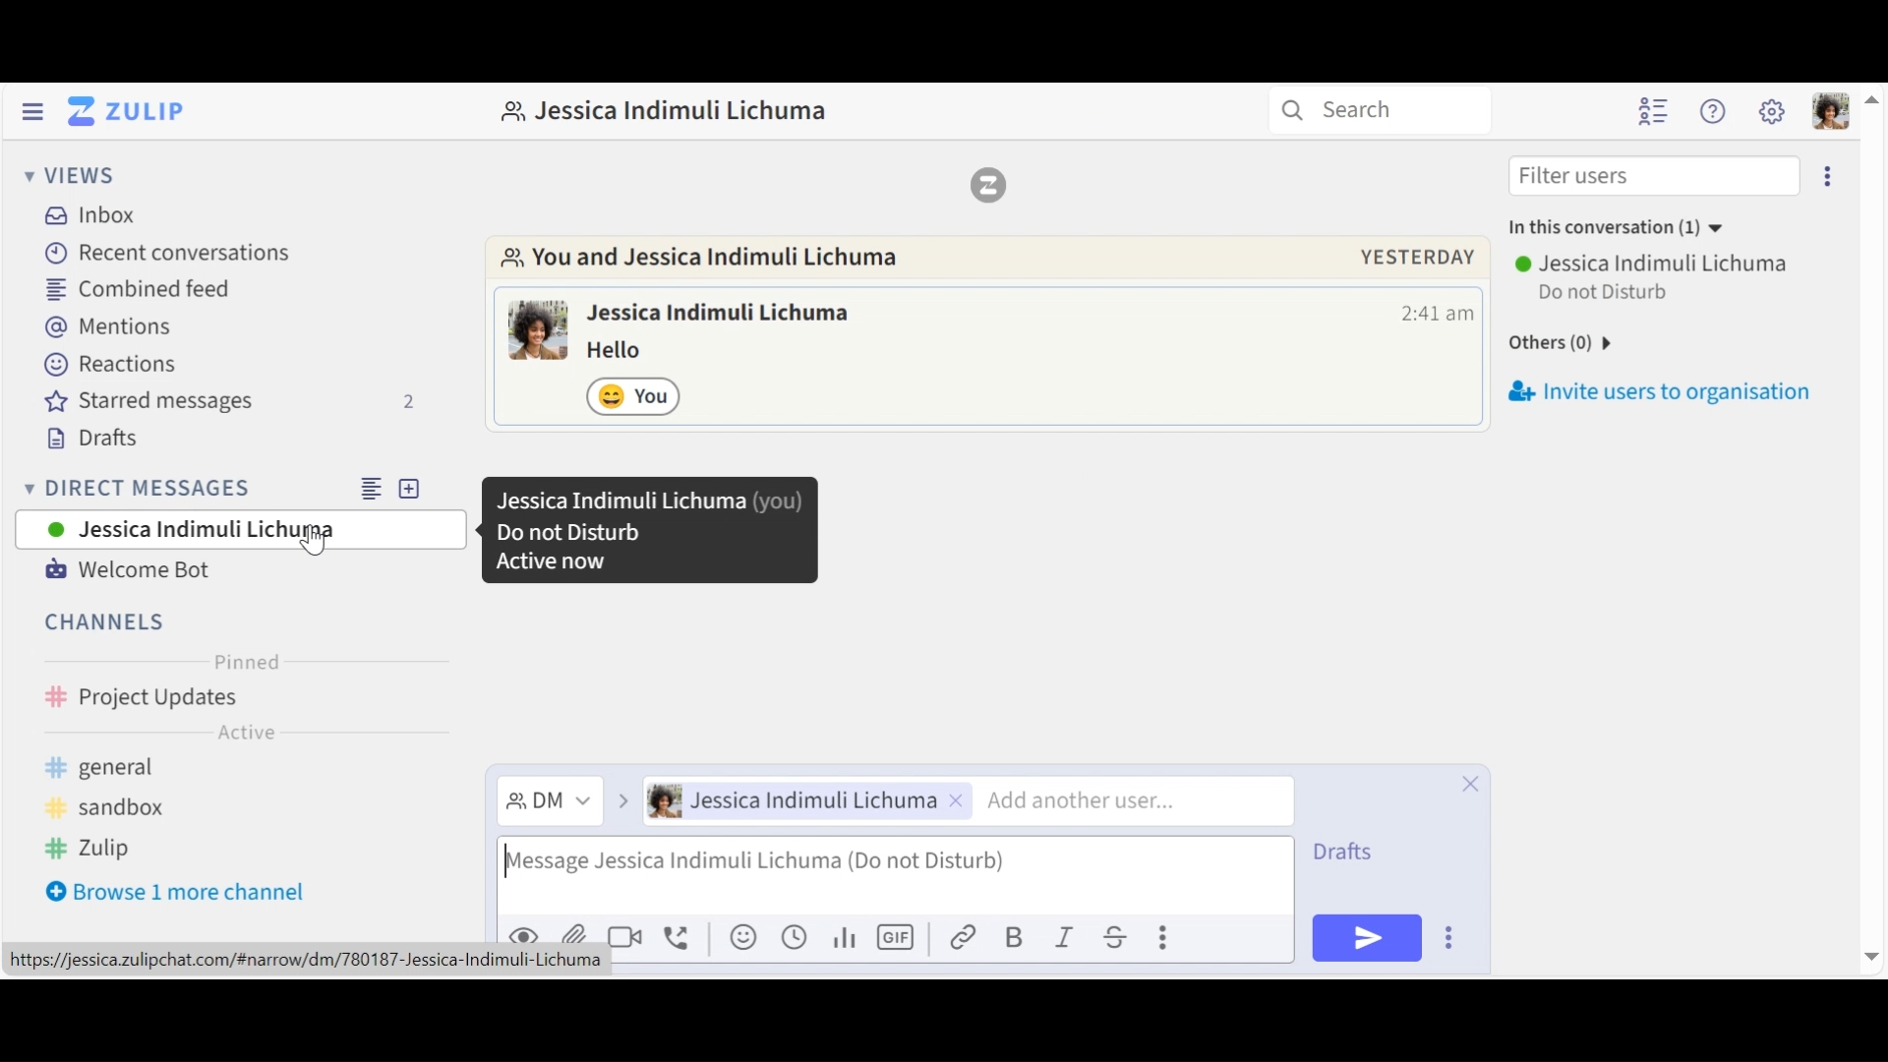  What do you see at coordinates (801, 802) in the screenshot?
I see `User` at bounding box center [801, 802].